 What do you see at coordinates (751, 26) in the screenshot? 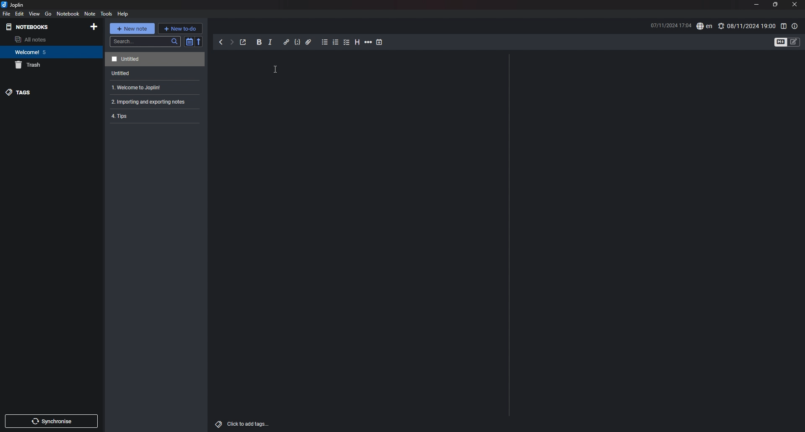
I see `alarm time` at bounding box center [751, 26].